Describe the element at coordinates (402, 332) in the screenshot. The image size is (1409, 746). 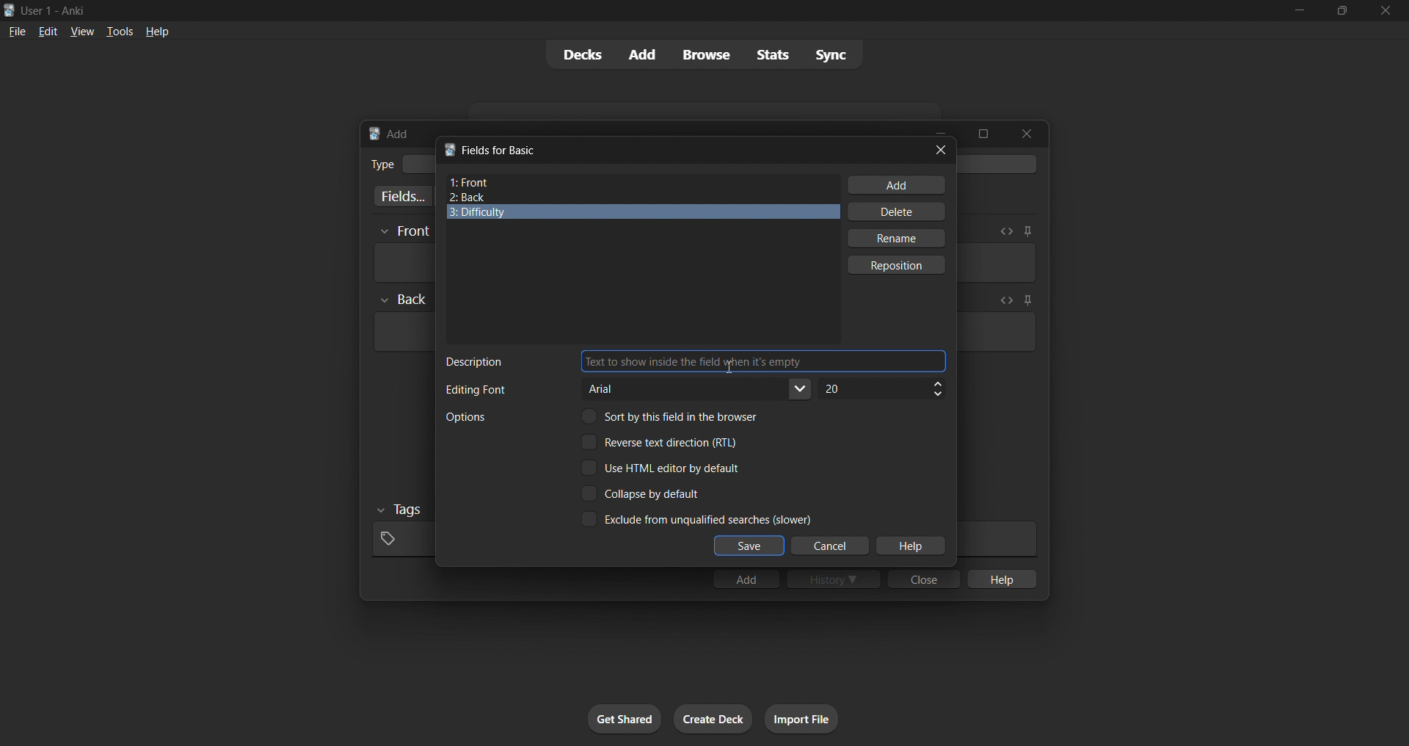
I see `card back input` at that location.